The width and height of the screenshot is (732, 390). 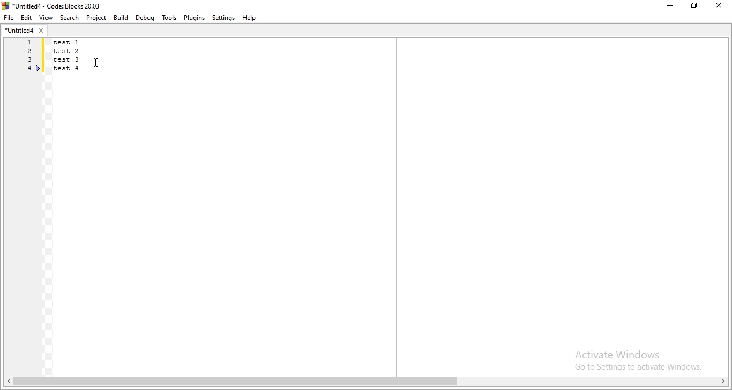 What do you see at coordinates (251, 18) in the screenshot?
I see `Help` at bounding box center [251, 18].